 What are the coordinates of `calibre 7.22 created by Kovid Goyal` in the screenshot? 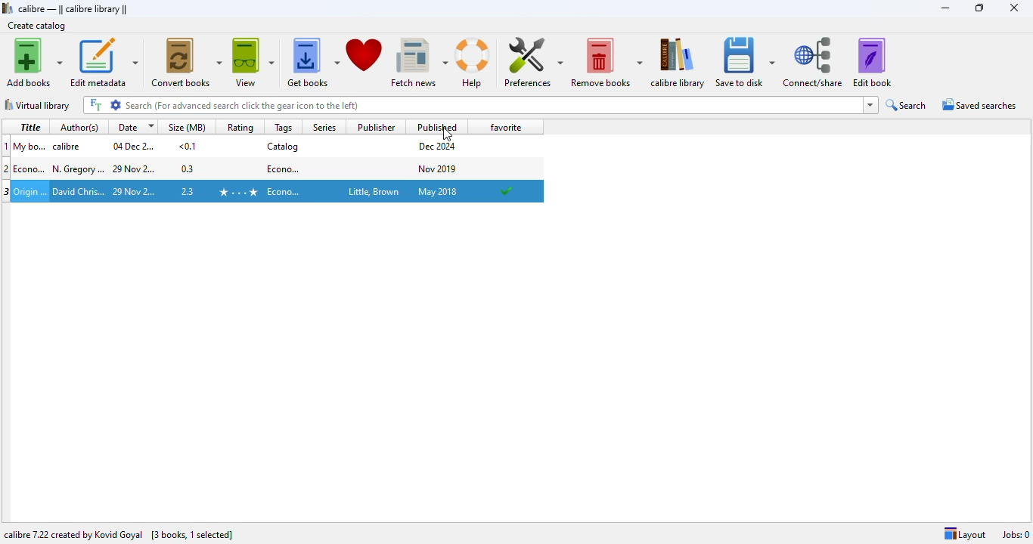 It's located at (73, 535).